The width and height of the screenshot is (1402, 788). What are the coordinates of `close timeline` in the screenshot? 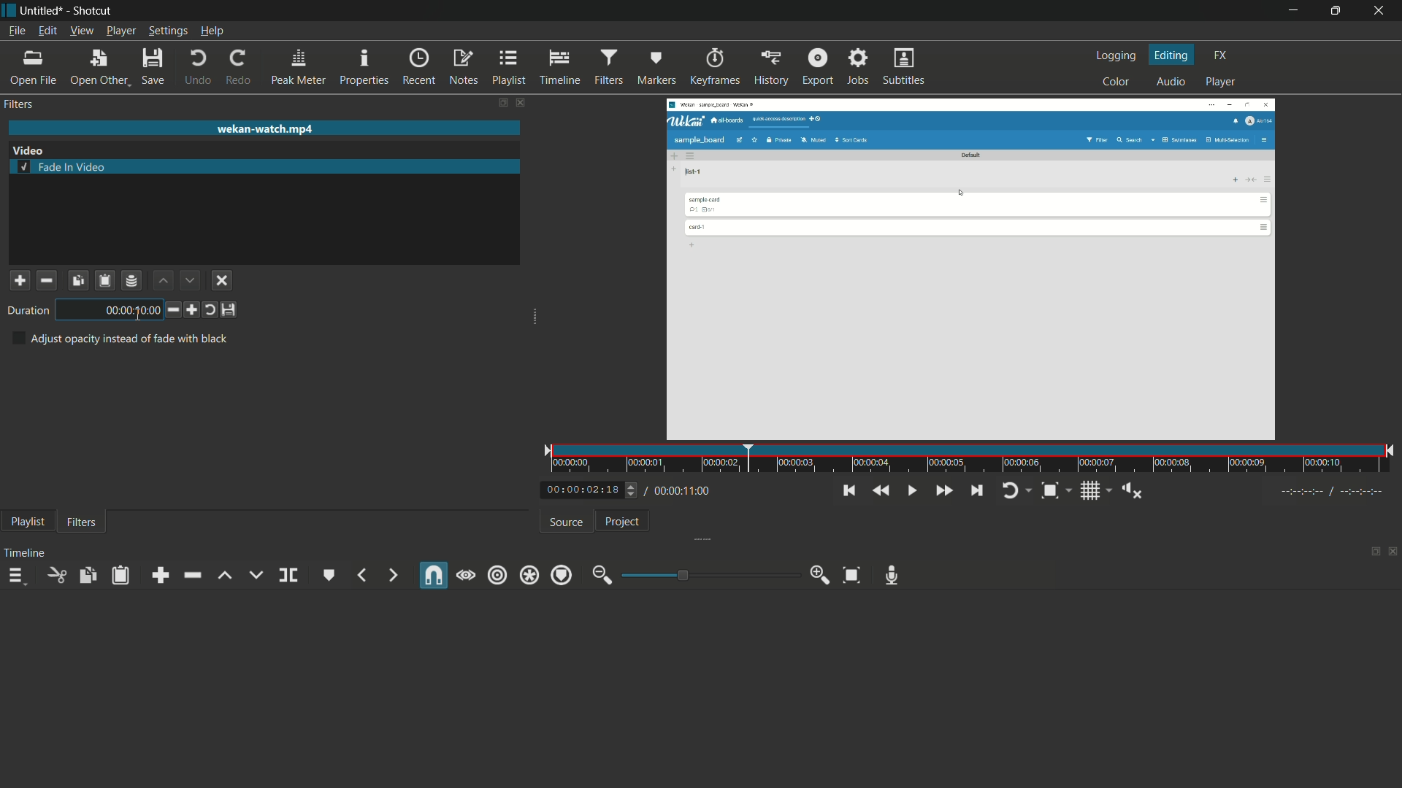 It's located at (1393, 549).